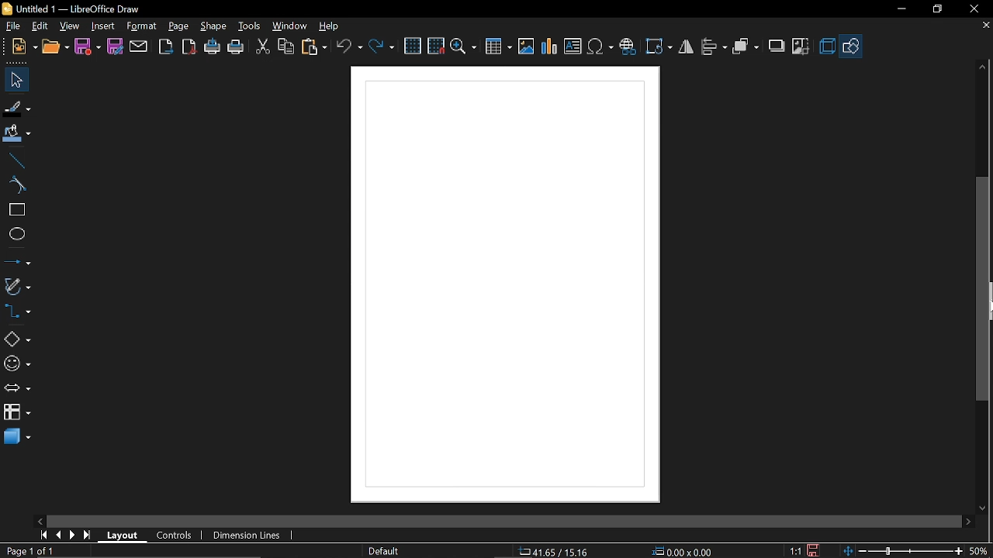  Describe the element at coordinates (213, 46) in the screenshot. I see `print directly` at that location.